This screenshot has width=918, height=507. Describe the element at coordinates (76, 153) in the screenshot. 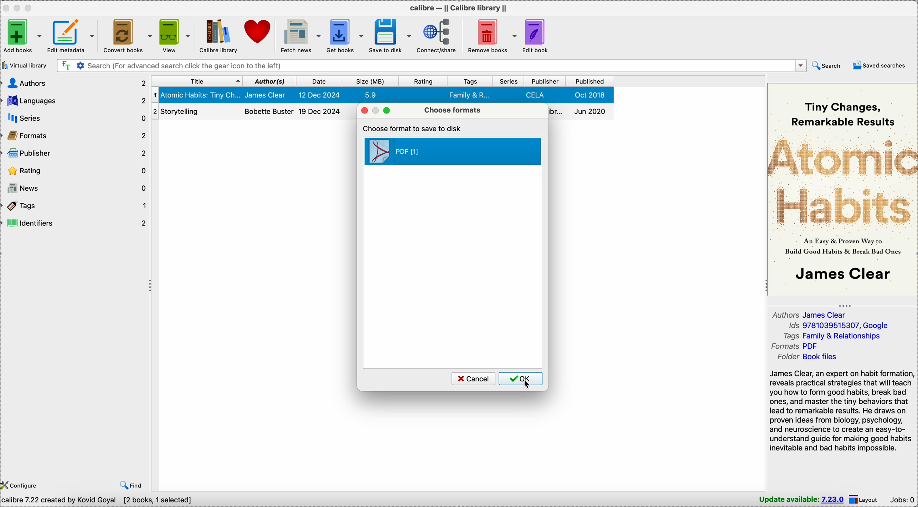

I see `publisher` at that location.